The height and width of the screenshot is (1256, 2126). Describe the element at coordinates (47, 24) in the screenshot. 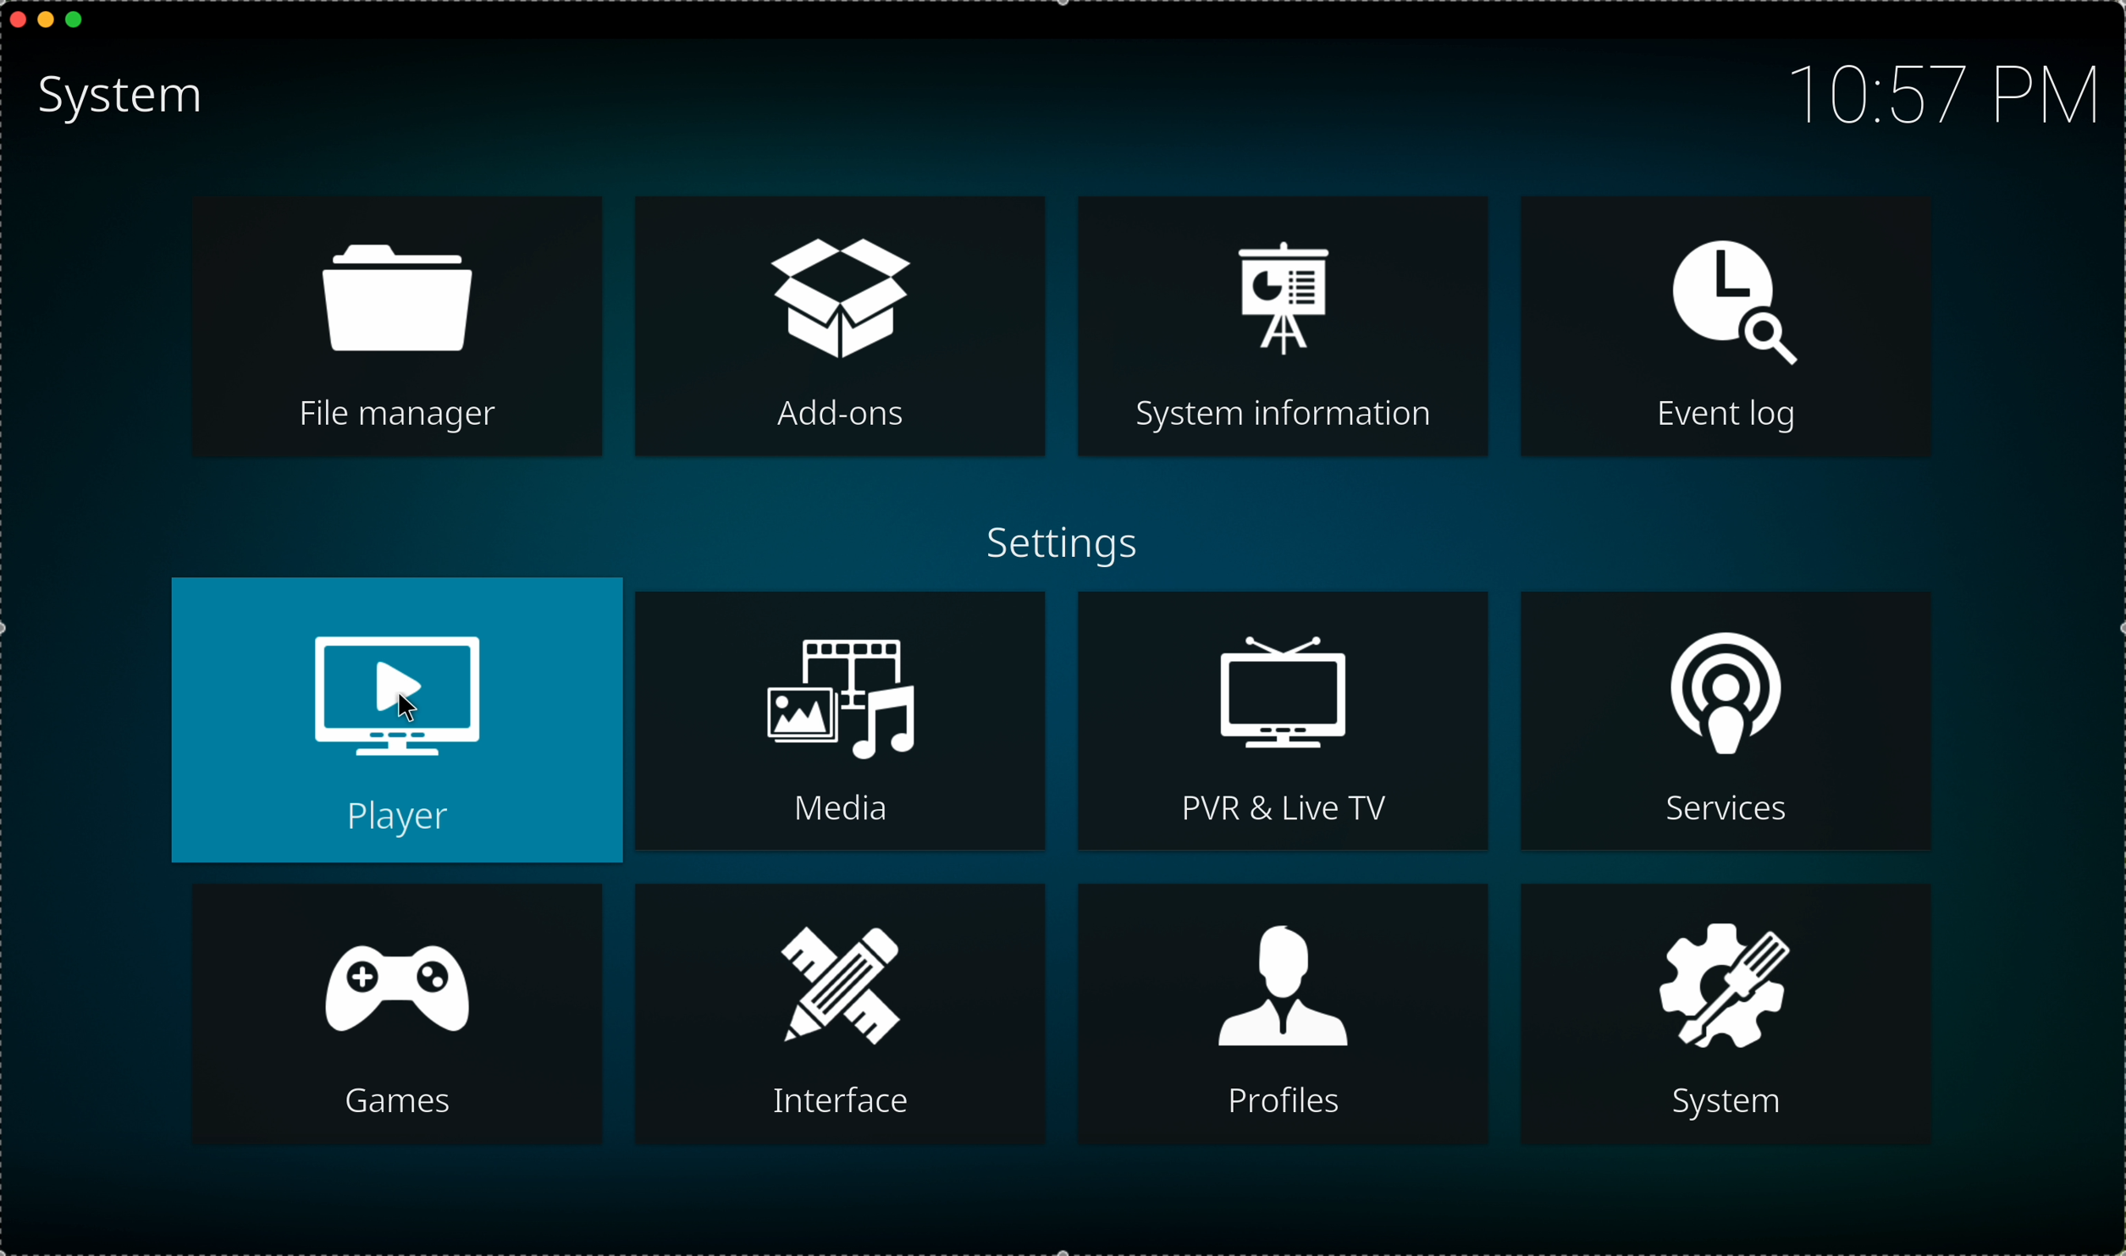

I see `minimize` at that location.